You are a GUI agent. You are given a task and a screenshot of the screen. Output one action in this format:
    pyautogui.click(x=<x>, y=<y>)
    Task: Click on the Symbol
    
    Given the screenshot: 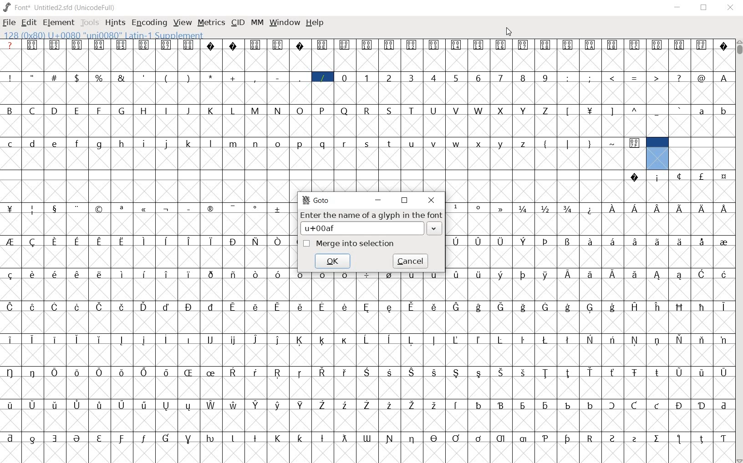 What is the action you would take?
    pyautogui.click(x=57, y=306)
    